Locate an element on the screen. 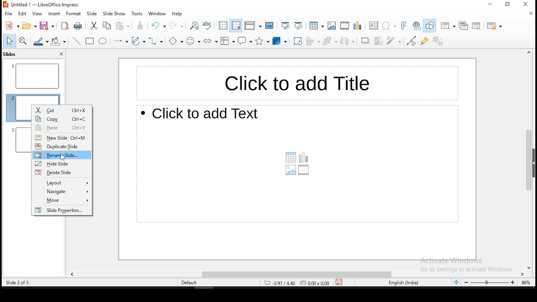 Image resolution: width=537 pixels, height=302 pixels. rotate is located at coordinates (297, 42).